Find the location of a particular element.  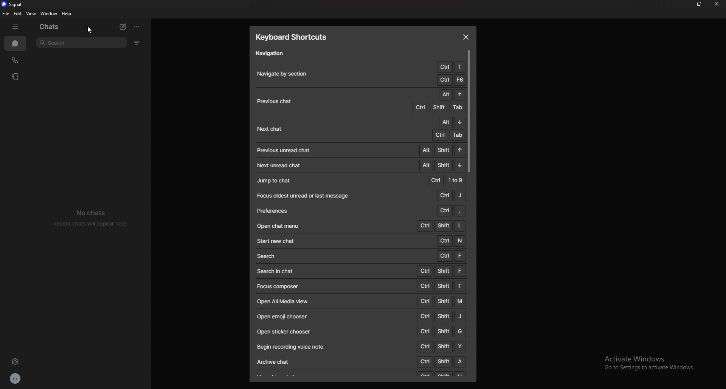

options is located at coordinates (138, 26).